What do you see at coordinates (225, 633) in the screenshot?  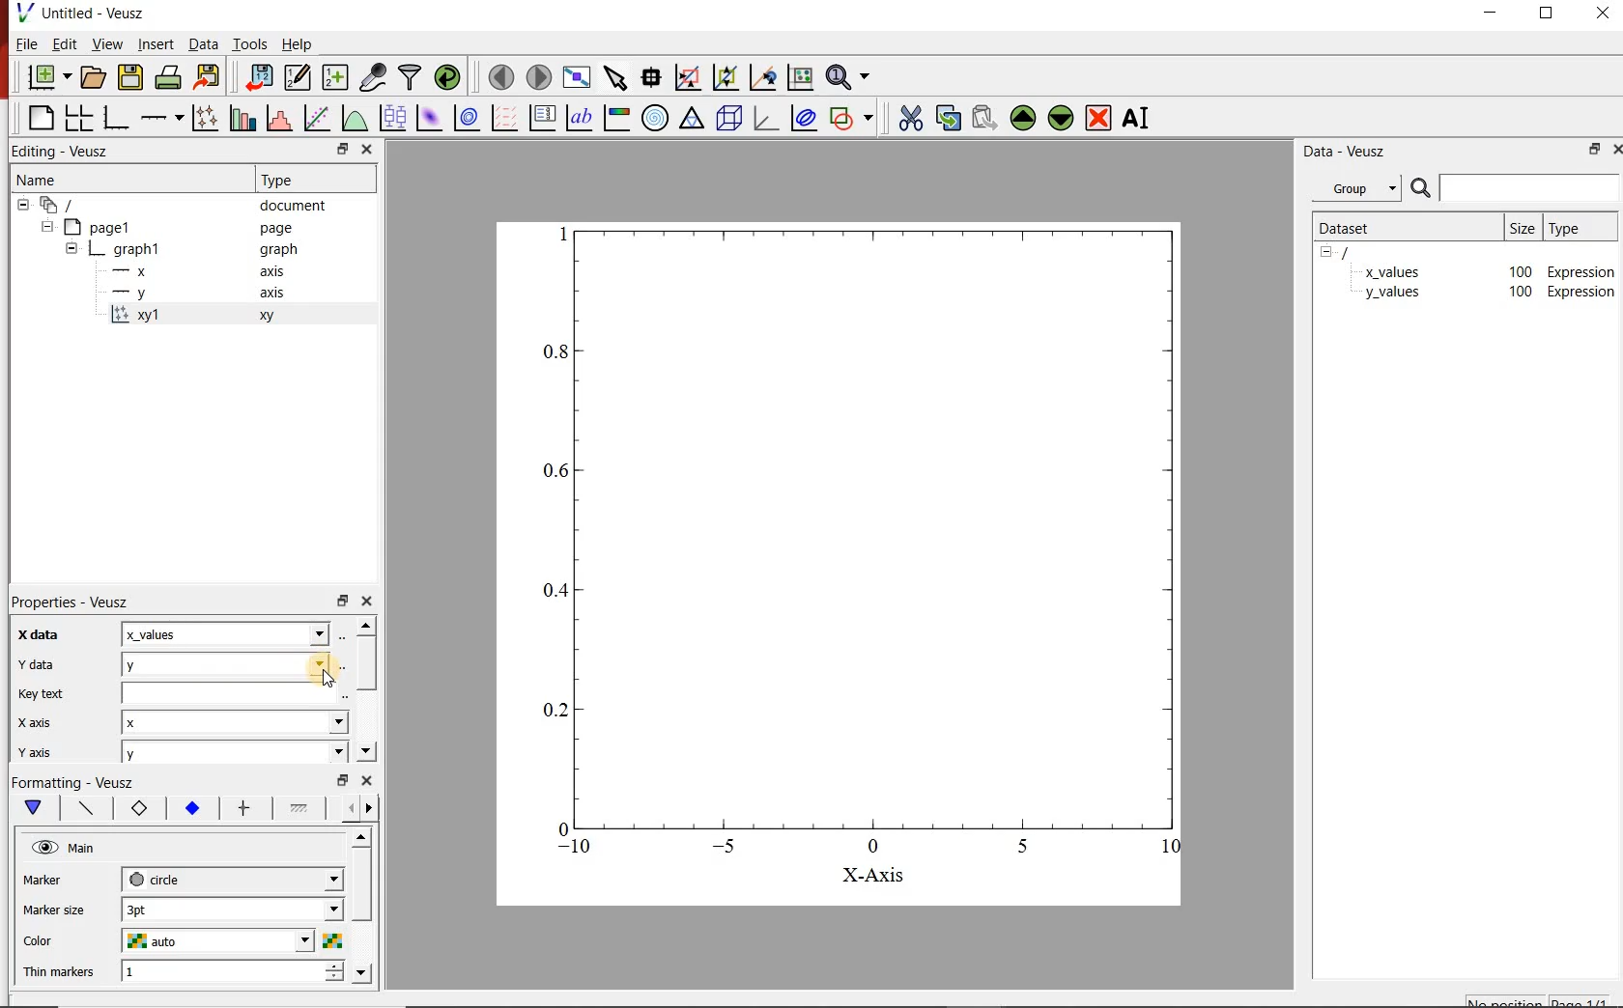 I see `x_values` at bounding box center [225, 633].